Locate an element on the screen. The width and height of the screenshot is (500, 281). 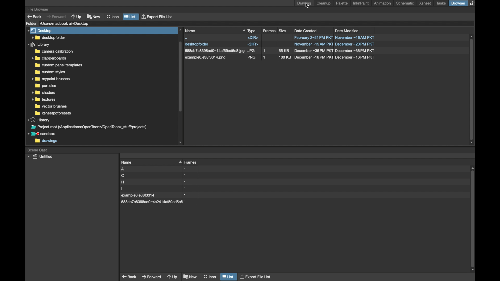
icon is located at coordinates (113, 17).